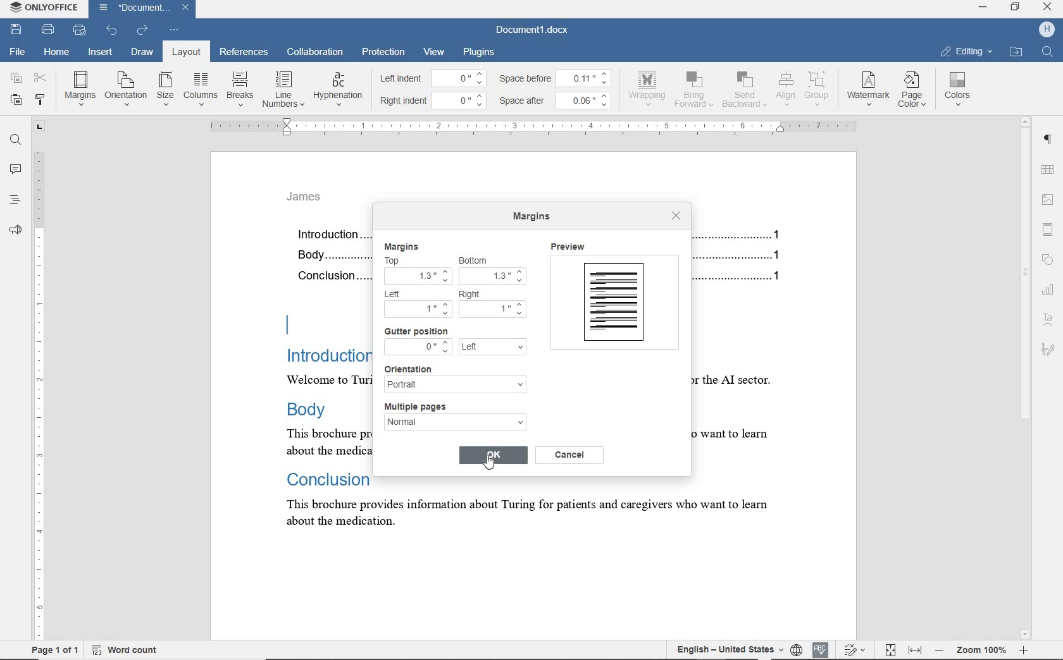 The width and height of the screenshot is (1063, 660). Describe the element at coordinates (676, 216) in the screenshot. I see `close` at that location.